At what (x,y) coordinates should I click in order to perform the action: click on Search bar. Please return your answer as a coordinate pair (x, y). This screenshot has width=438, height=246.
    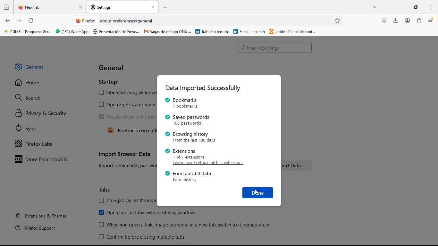
    Looking at the image, I should click on (275, 48).